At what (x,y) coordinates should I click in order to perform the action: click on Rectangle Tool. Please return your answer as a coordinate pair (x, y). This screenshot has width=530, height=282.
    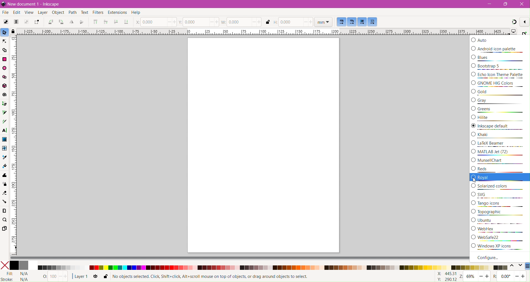
    Looking at the image, I should click on (5, 60).